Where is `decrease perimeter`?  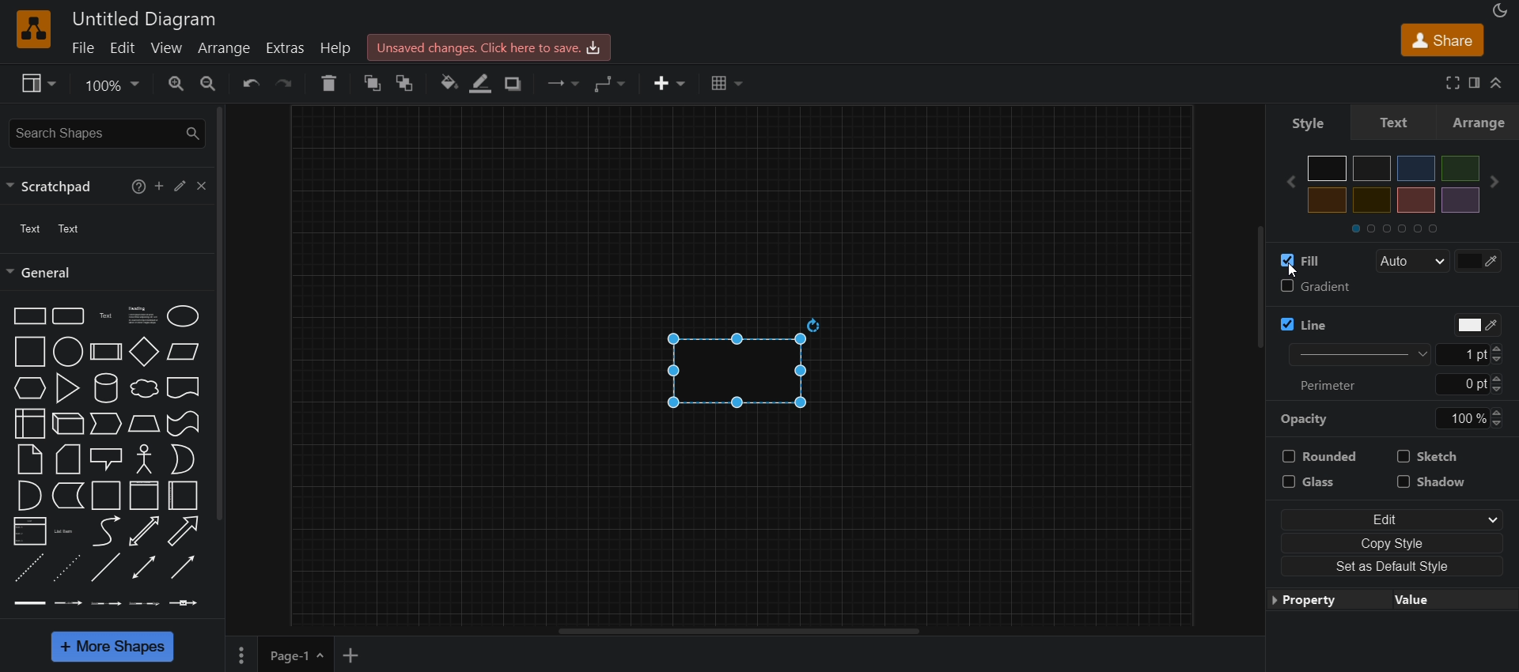 decrease perimeter is located at coordinates (1500, 390).